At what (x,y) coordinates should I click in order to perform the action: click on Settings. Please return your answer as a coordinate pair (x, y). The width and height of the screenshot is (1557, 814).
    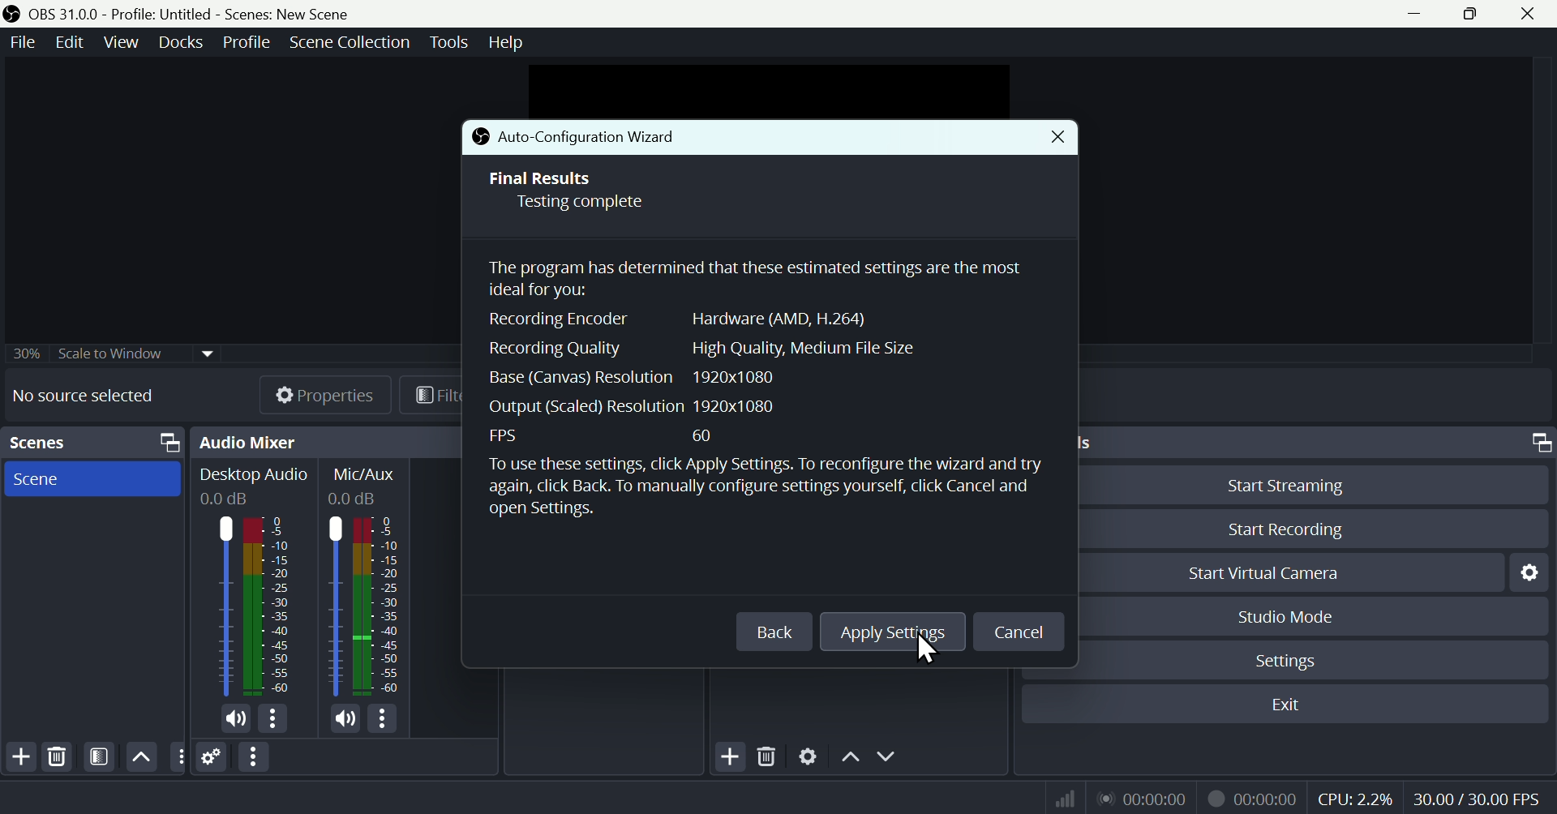
    Looking at the image, I should click on (212, 756).